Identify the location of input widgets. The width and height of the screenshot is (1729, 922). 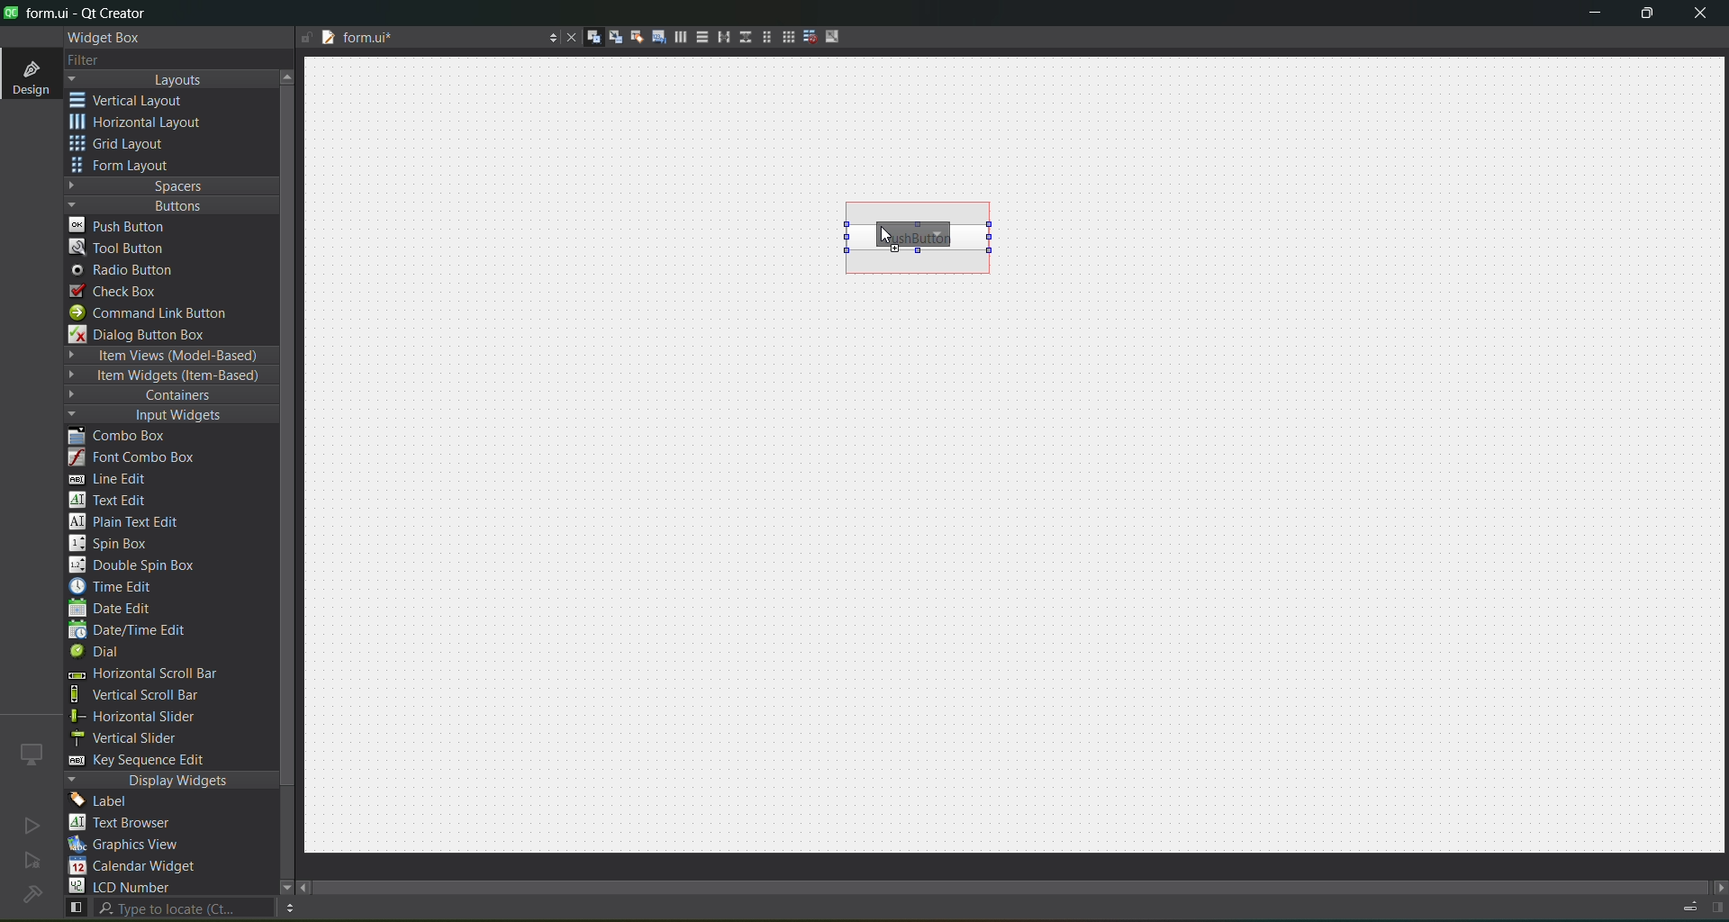
(162, 416).